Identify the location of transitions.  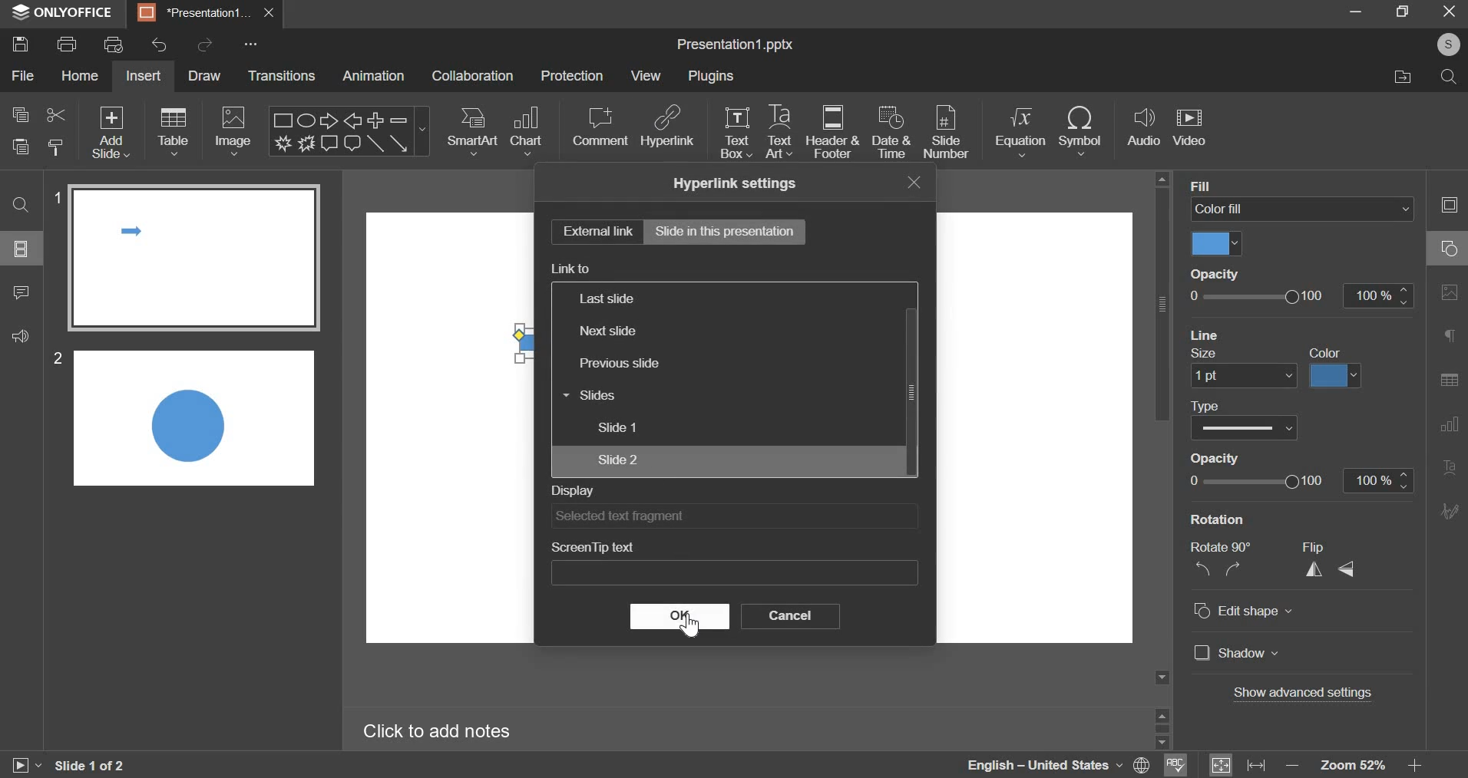
(279, 74).